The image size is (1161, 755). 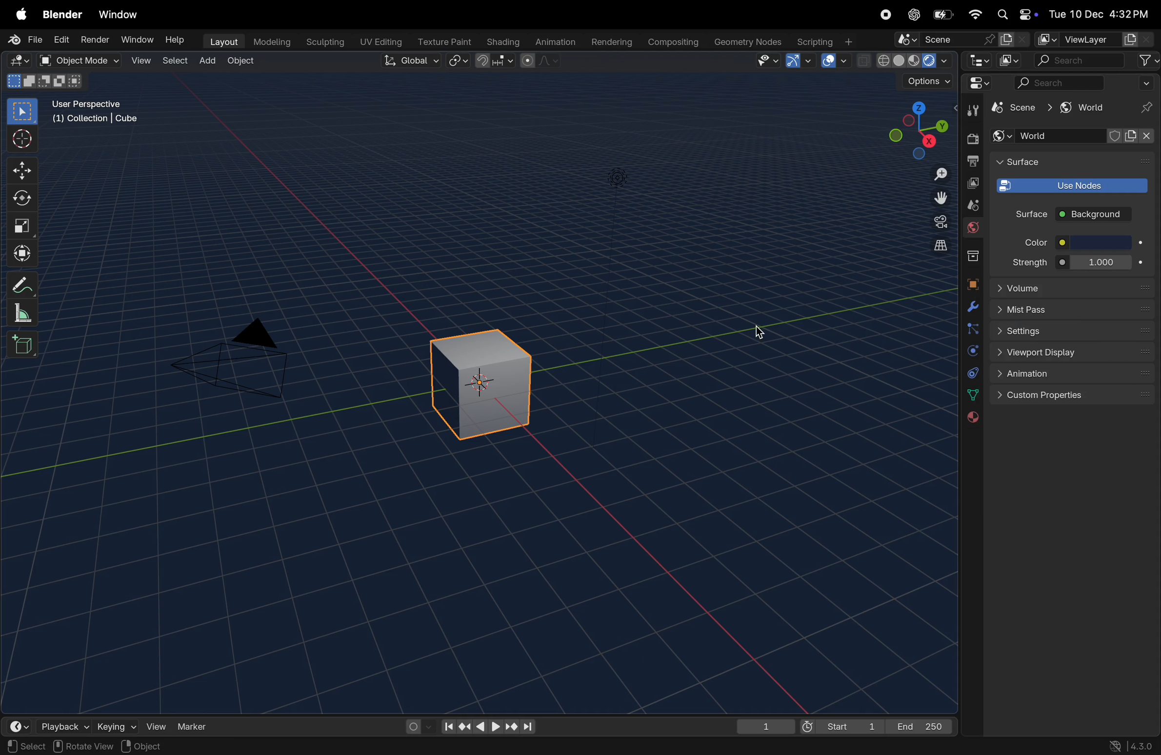 I want to click on View layer, so click(x=1094, y=40).